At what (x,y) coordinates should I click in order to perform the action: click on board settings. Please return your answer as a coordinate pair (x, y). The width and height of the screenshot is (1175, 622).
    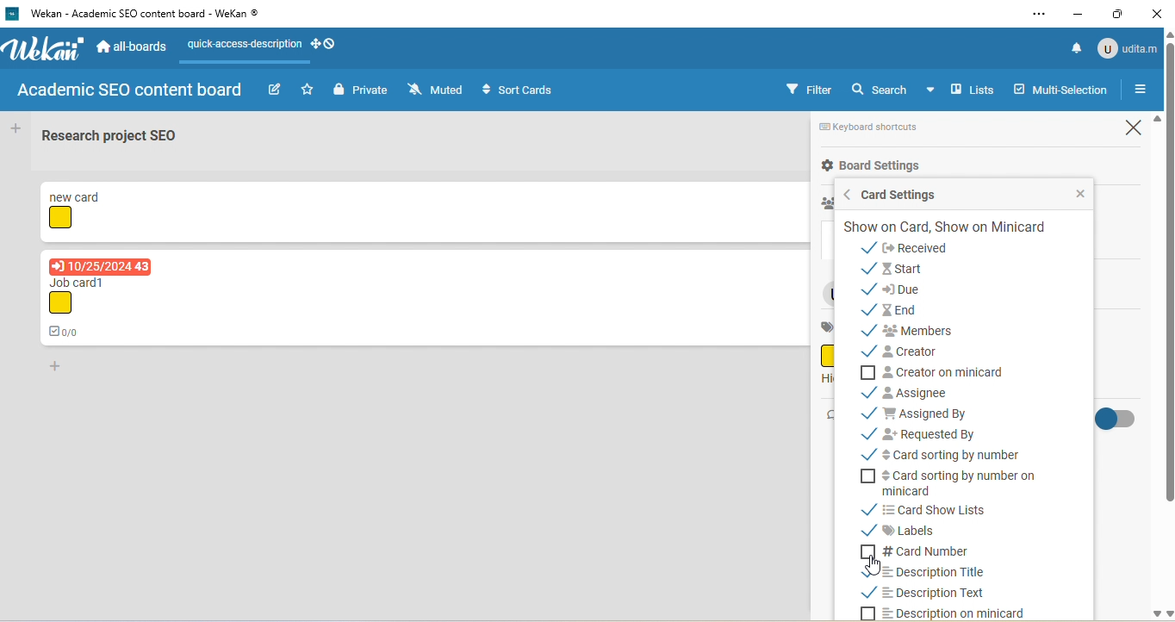
    Looking at the image, I should click on (871, 166).